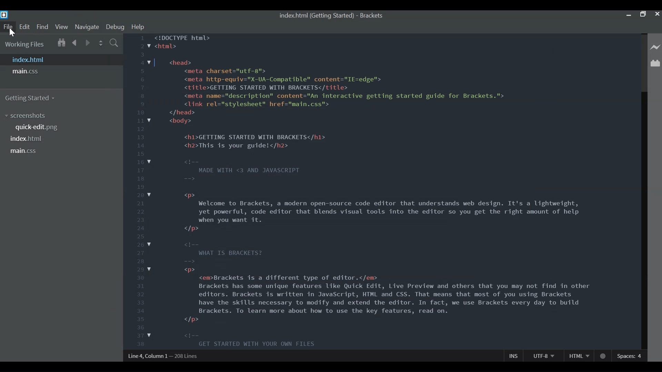 The height and width of the screenshot is (372, 662). What do you see at coordinates (25, 45) in the screenshot?
I see `Working Files` at bounding box center [25, 45].